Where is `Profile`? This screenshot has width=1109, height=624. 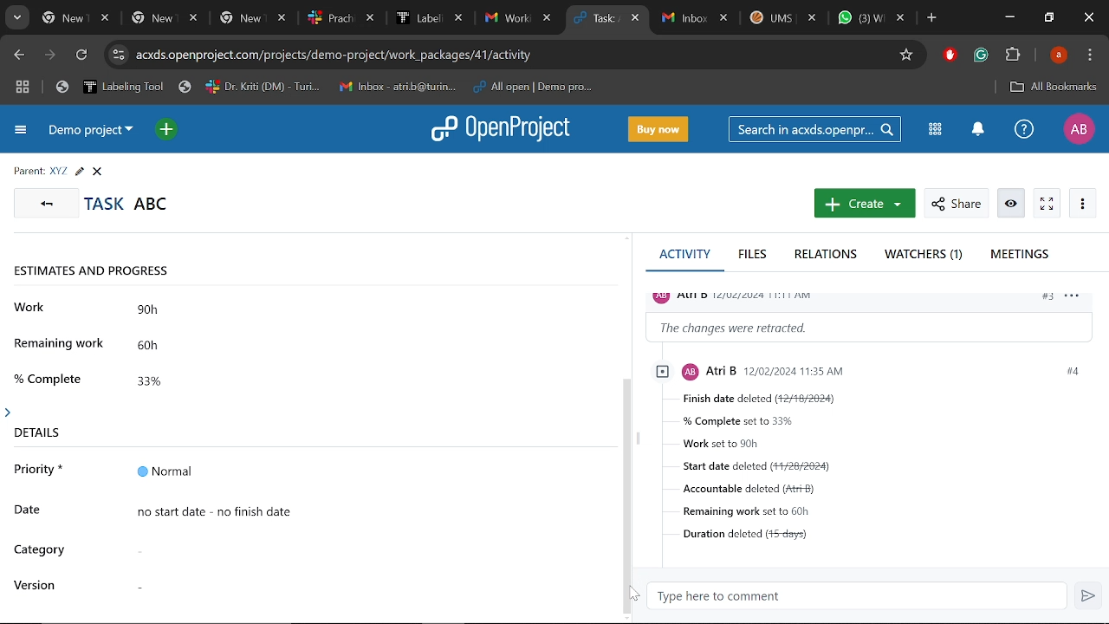 Profile is located at coordinates (1060, 55).